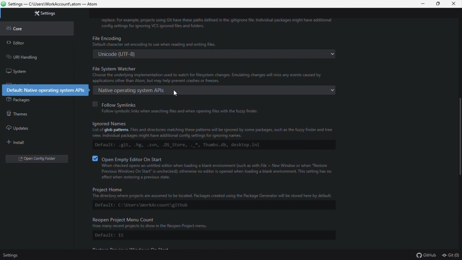 The image size is (462, 260). What do you see at coordinates (213, 198) in the screenshot?
I see `project home` at bounding box center [213, 198].